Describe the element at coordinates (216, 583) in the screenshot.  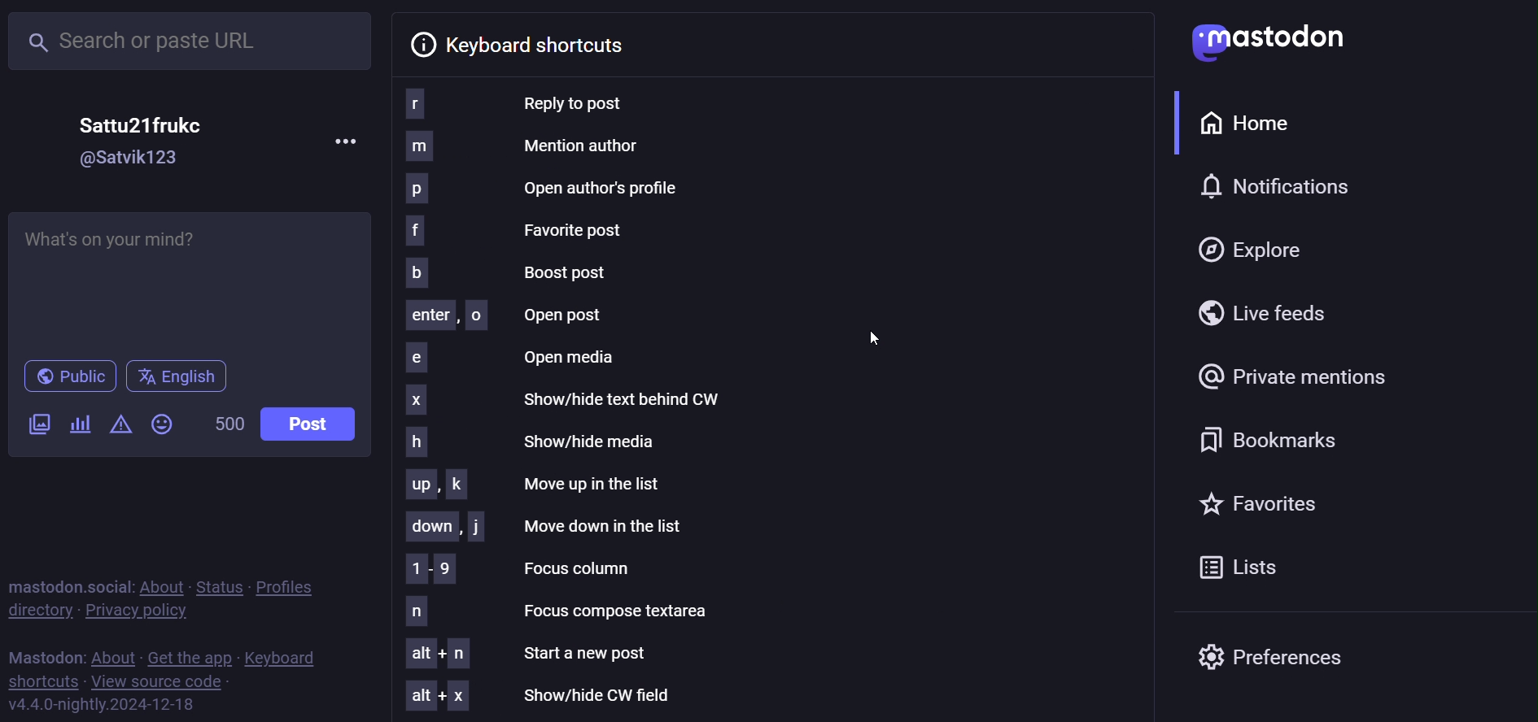
I see `status` at that location.